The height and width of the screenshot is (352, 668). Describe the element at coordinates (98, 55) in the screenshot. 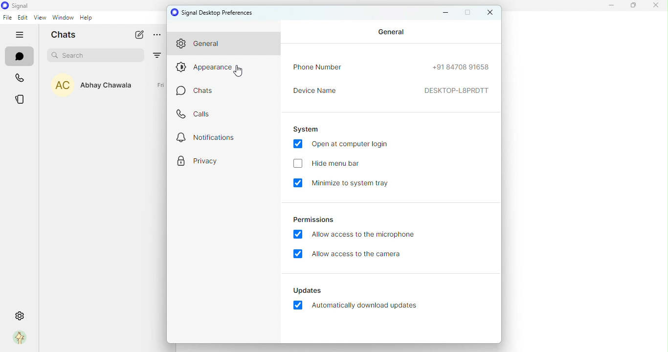

I see `search bar` at that location.